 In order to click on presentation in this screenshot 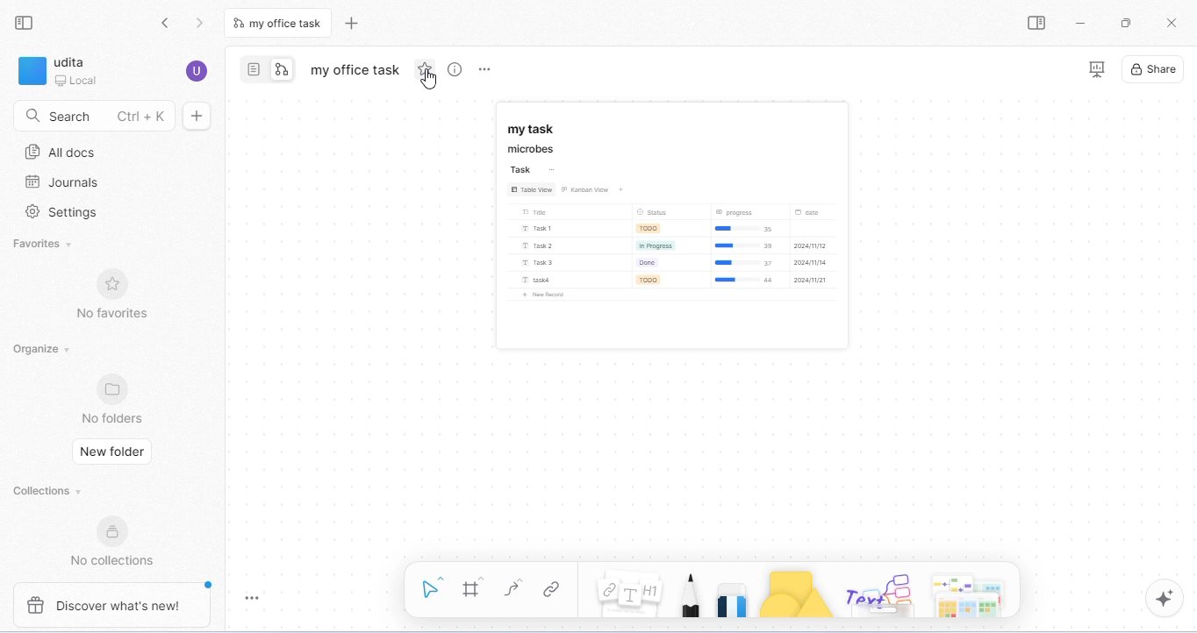, I will do `click(1096, 71)`.